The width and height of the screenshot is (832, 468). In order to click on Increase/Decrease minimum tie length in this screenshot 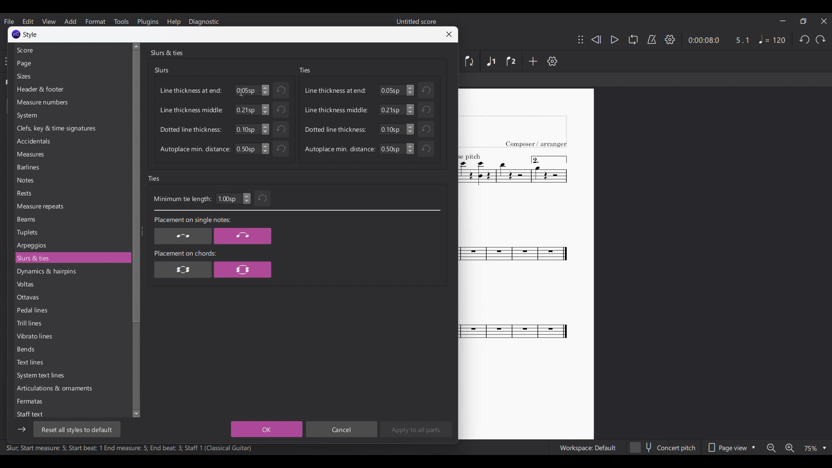, I will do `click(247, 198)`.